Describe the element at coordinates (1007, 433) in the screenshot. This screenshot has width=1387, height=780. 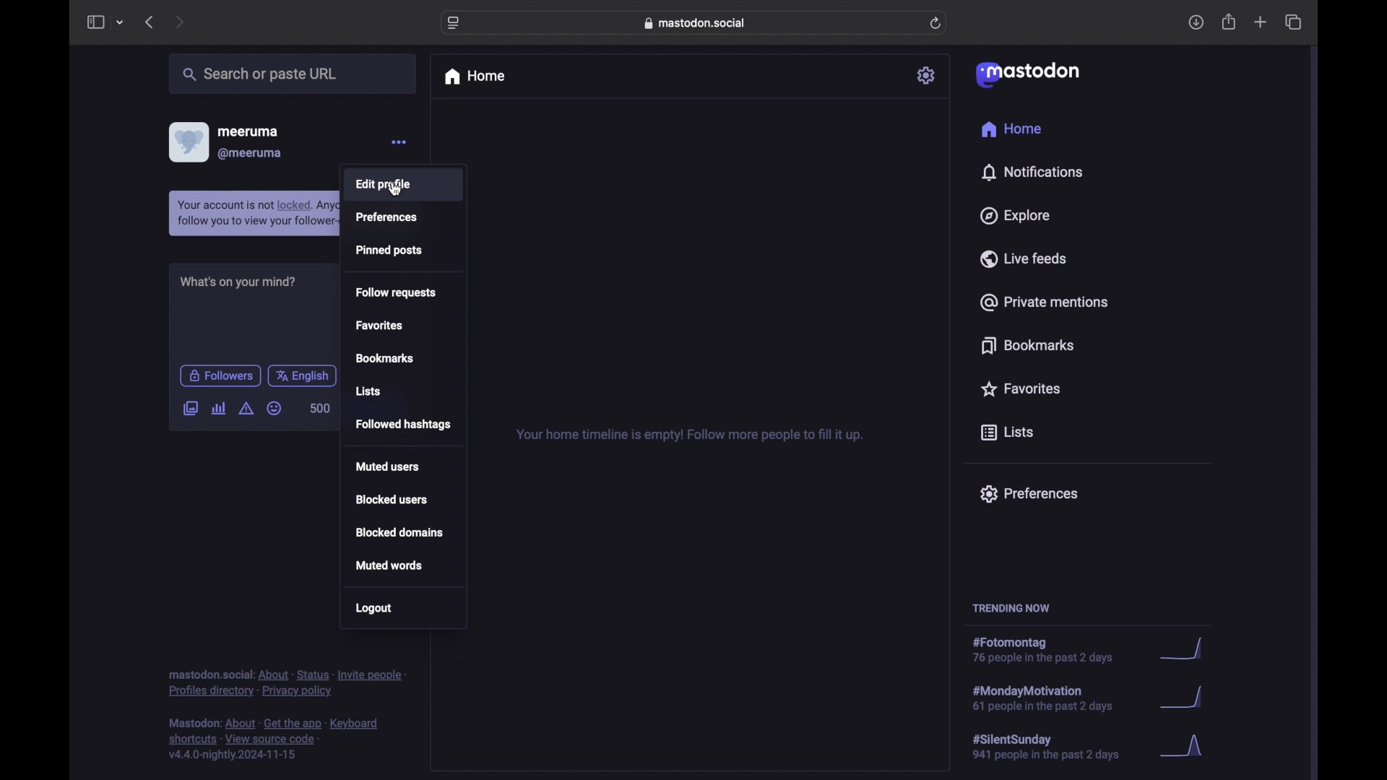
I see `lists` at that location.